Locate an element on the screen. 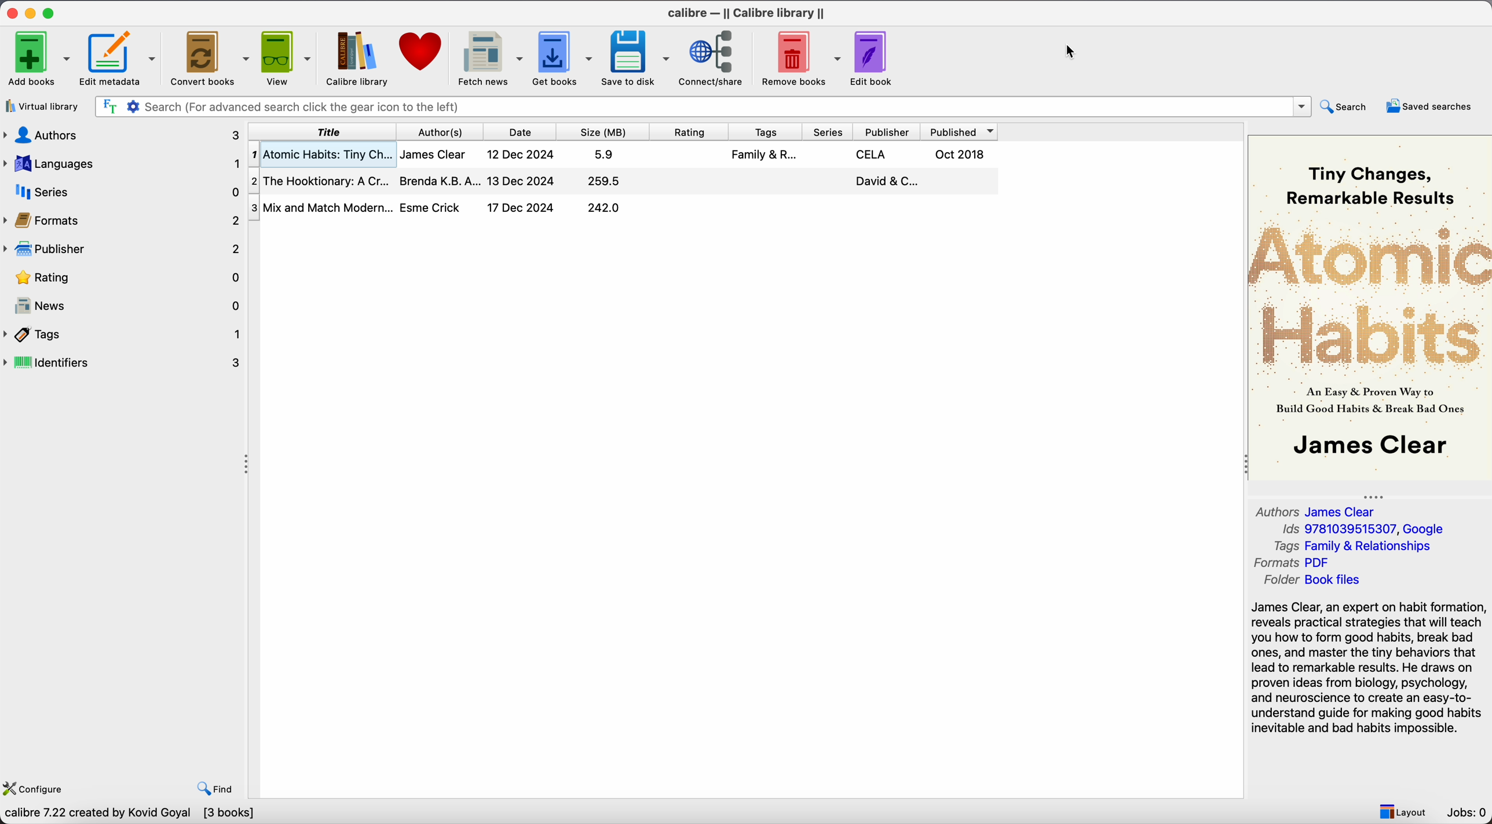  edit book is located at coordinates (873, 57).